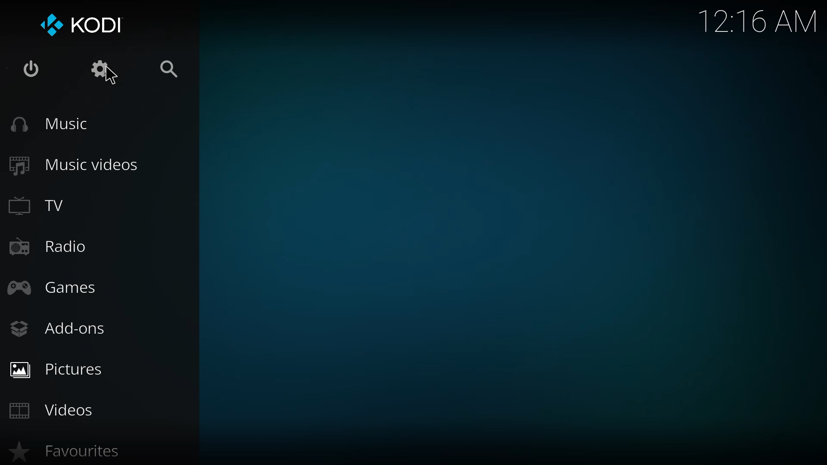  I want to click on radio, so click(48, 248).